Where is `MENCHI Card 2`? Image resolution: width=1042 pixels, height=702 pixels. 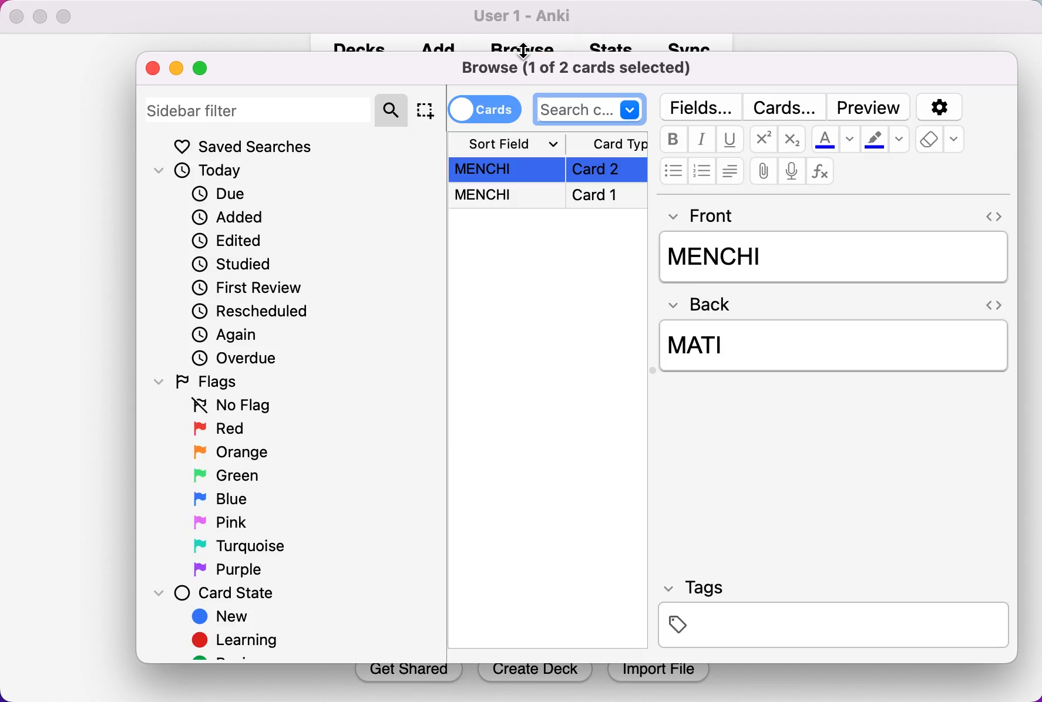 MENCHI Card 2 is located at coordinates (549, 170).